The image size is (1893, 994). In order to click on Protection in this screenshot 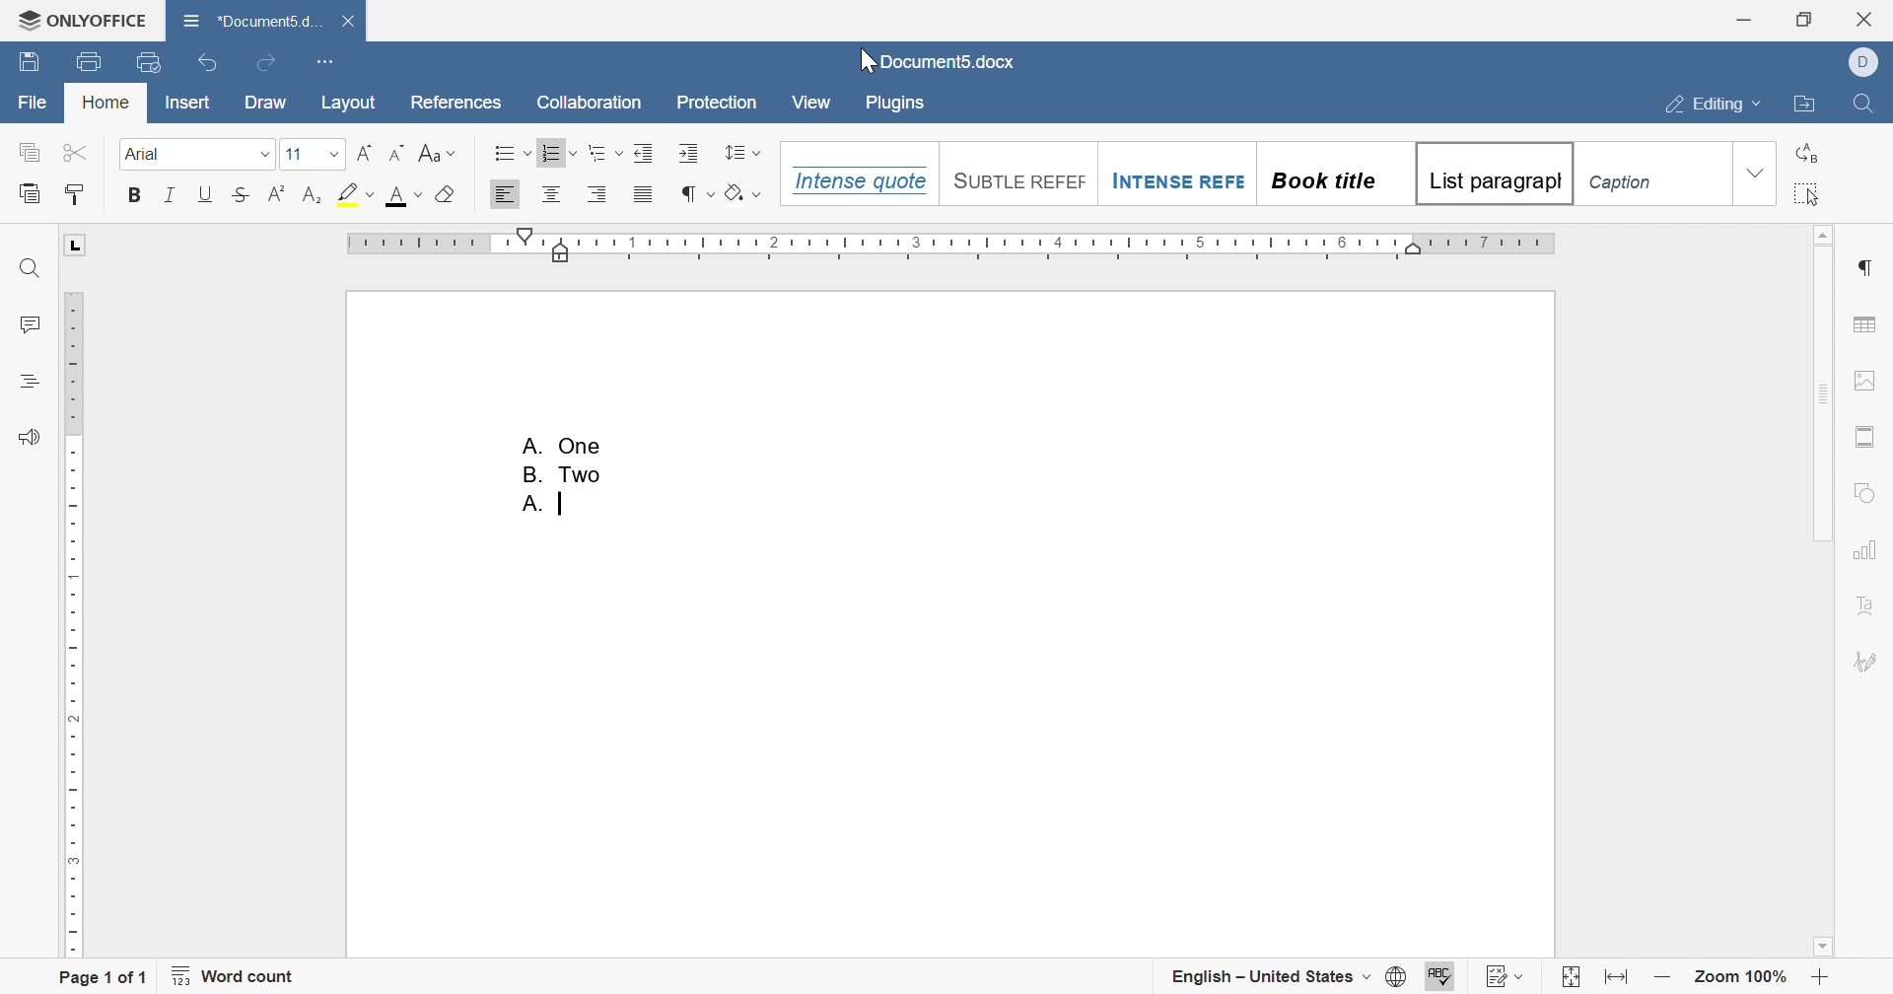, I will do `click(720, 103)`.